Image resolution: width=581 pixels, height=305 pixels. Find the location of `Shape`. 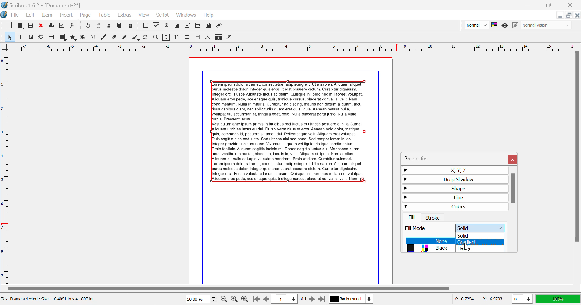

Shape is located at coordinates (453, 189).